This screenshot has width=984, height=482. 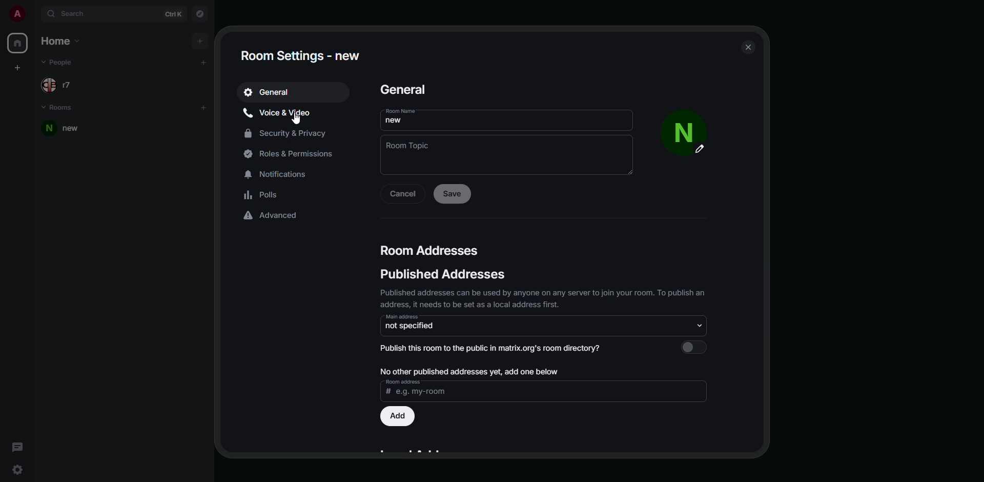 I want to click on disabled, so click(x=693, y=347).